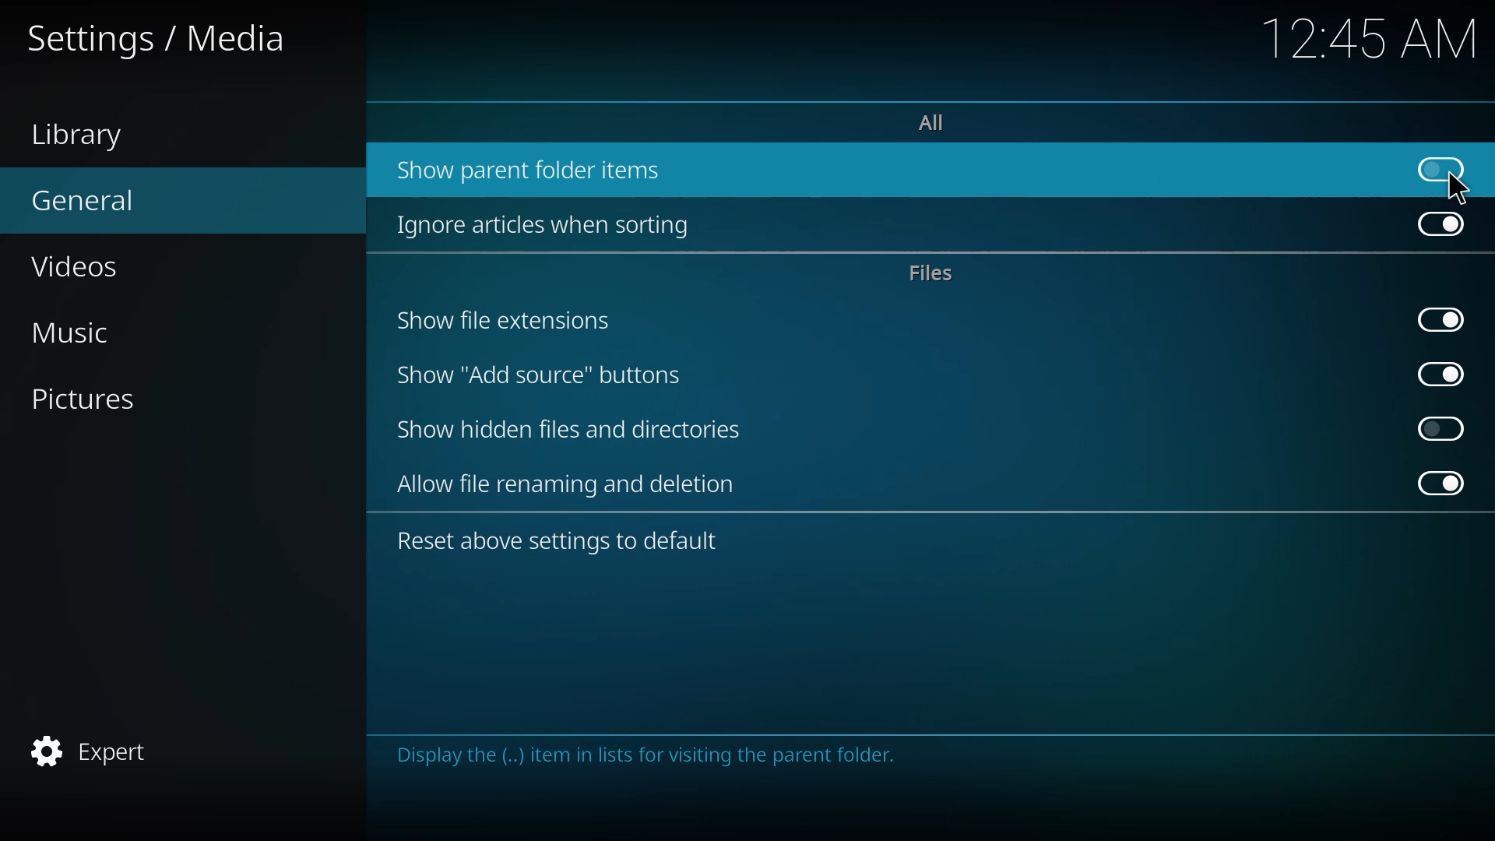 Image resolution: width=1495 pixels, height=841 pixels. I want to click on disabled, so click(1444, 167).